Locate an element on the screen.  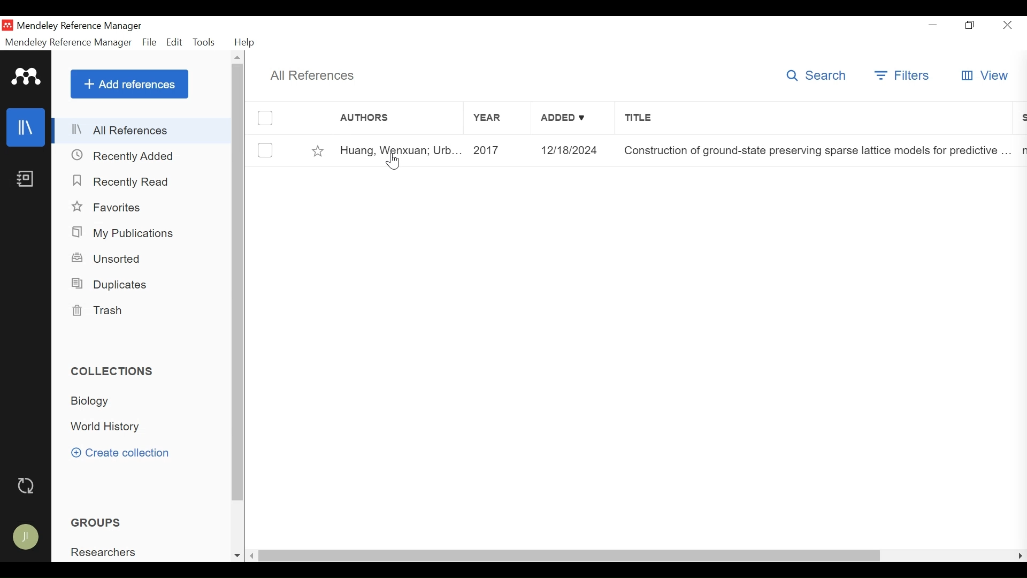
All References is located at coordinates (143, 131).